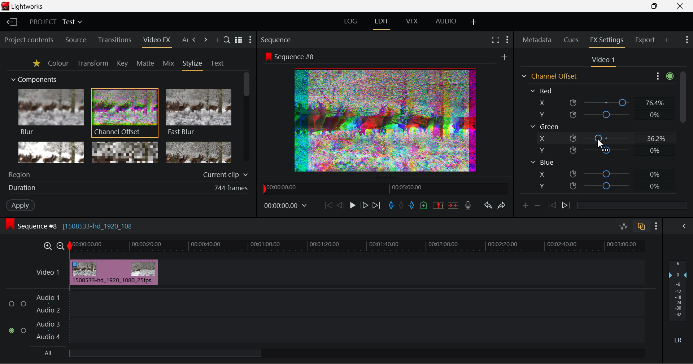 Image resolution: width=693 pixels, height=364 pixels. I want to click on Video Settings, so click(602, 61).